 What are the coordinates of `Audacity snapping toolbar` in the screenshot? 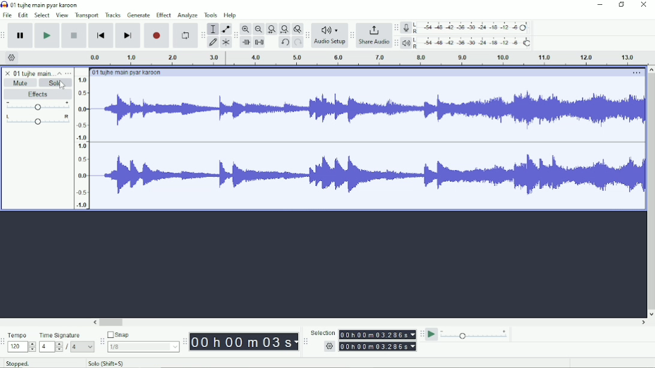 It's located at (102, 342).